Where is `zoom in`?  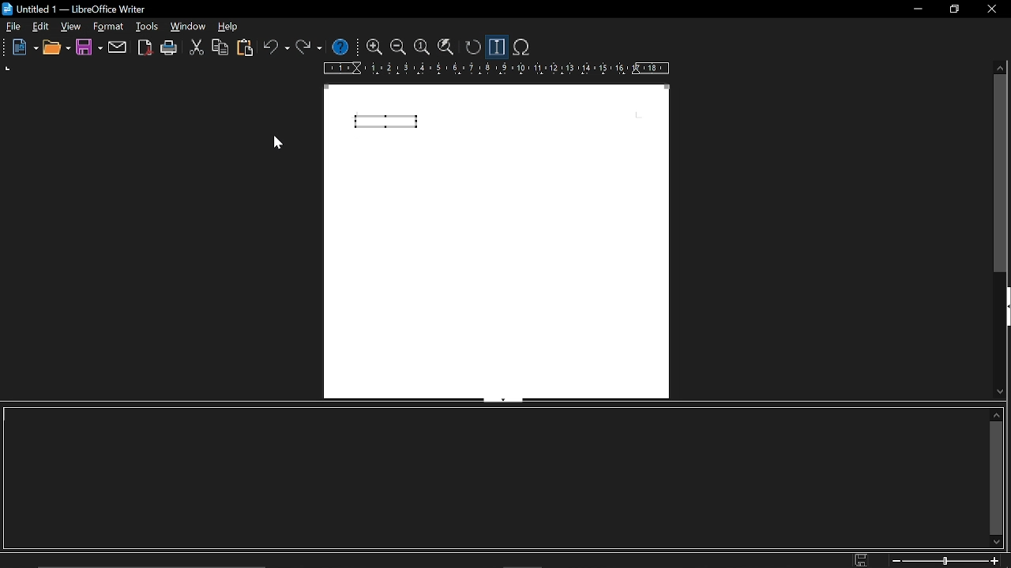
zoom in is located at coordinates (375, 47).